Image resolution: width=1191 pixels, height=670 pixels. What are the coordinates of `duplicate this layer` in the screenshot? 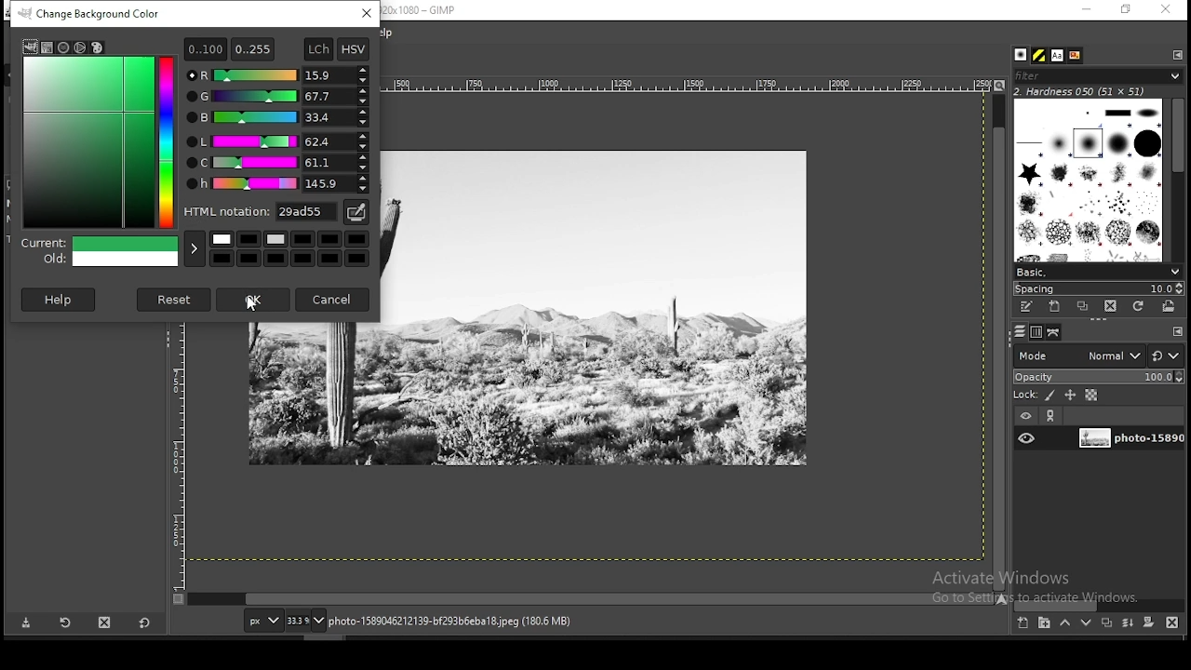 It's located at (1105, 623).